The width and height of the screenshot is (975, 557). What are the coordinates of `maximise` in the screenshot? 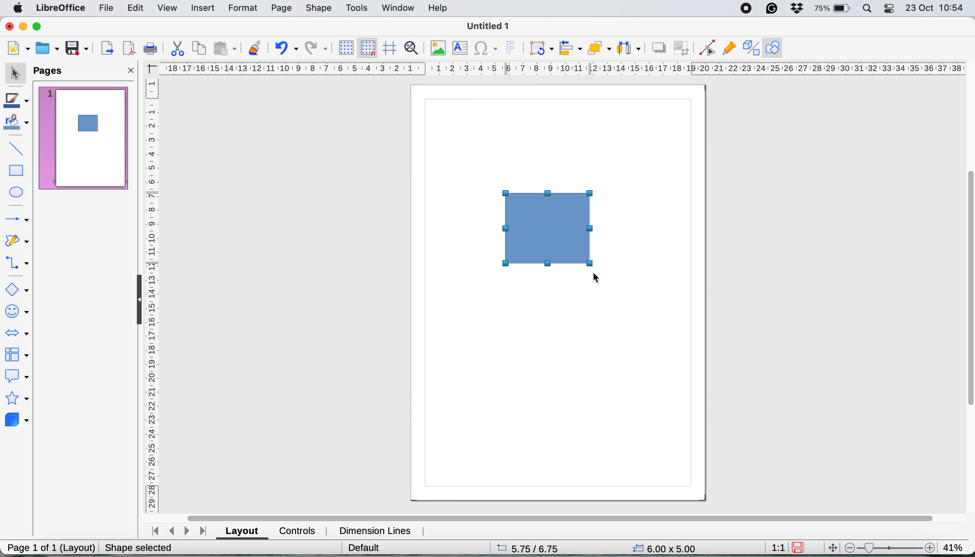 It's located at (37, 24).